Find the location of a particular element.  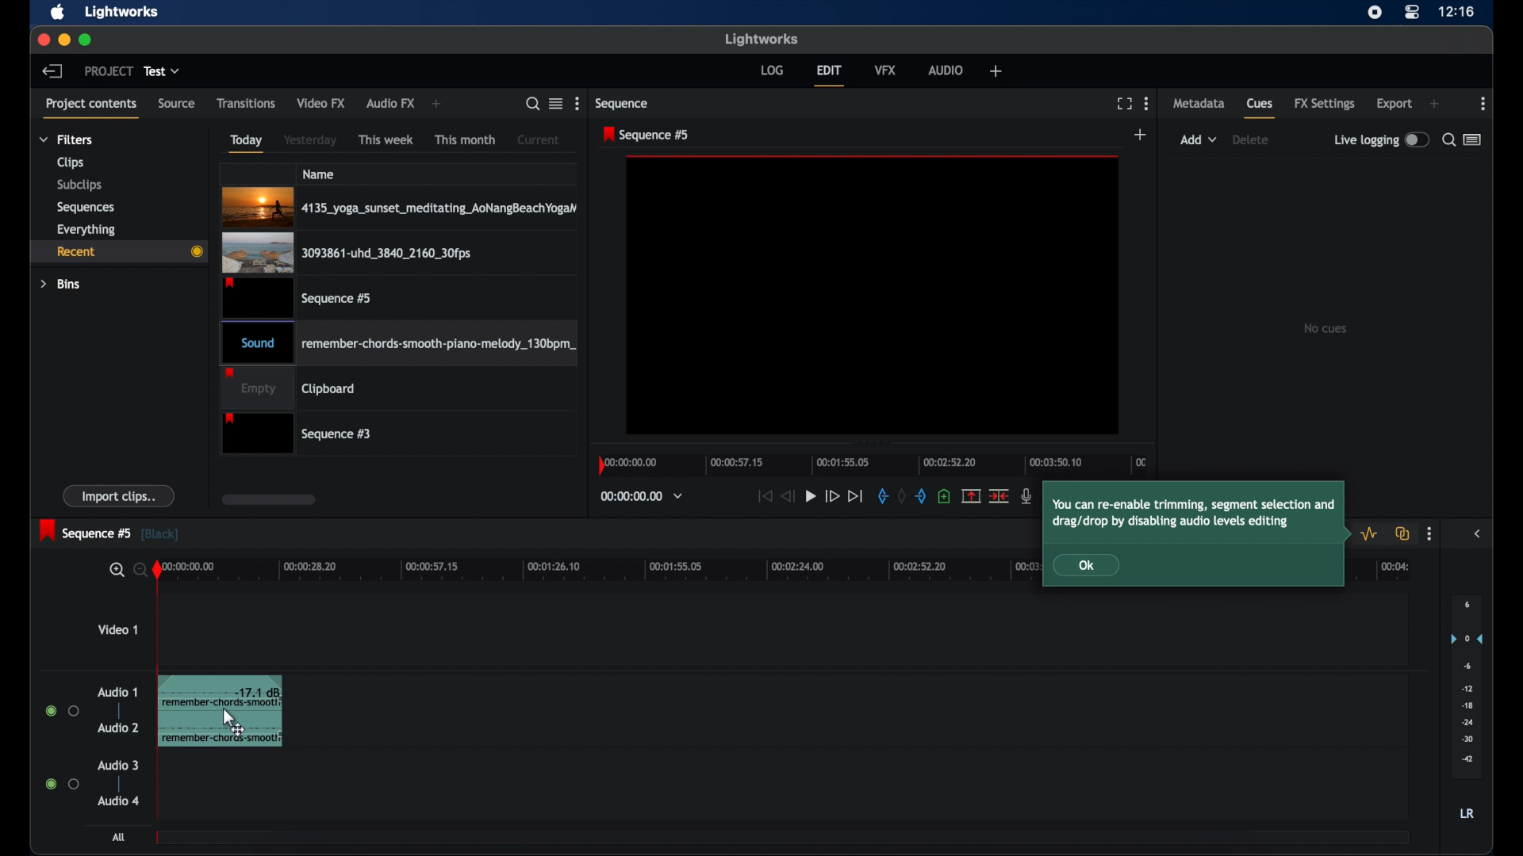

project contents is located at coordinates (94, 109).